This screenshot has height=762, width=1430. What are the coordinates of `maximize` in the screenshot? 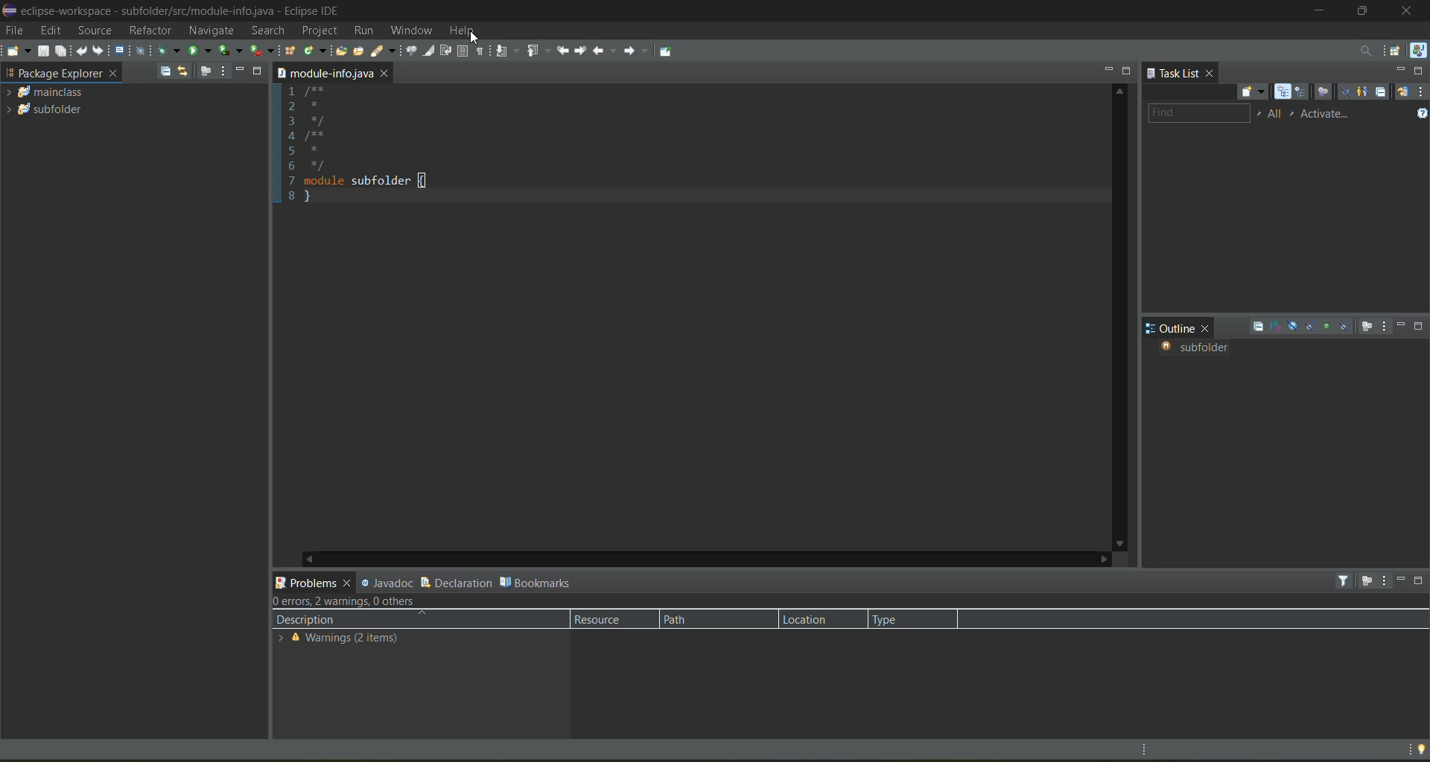 It's located at (1421, 582).